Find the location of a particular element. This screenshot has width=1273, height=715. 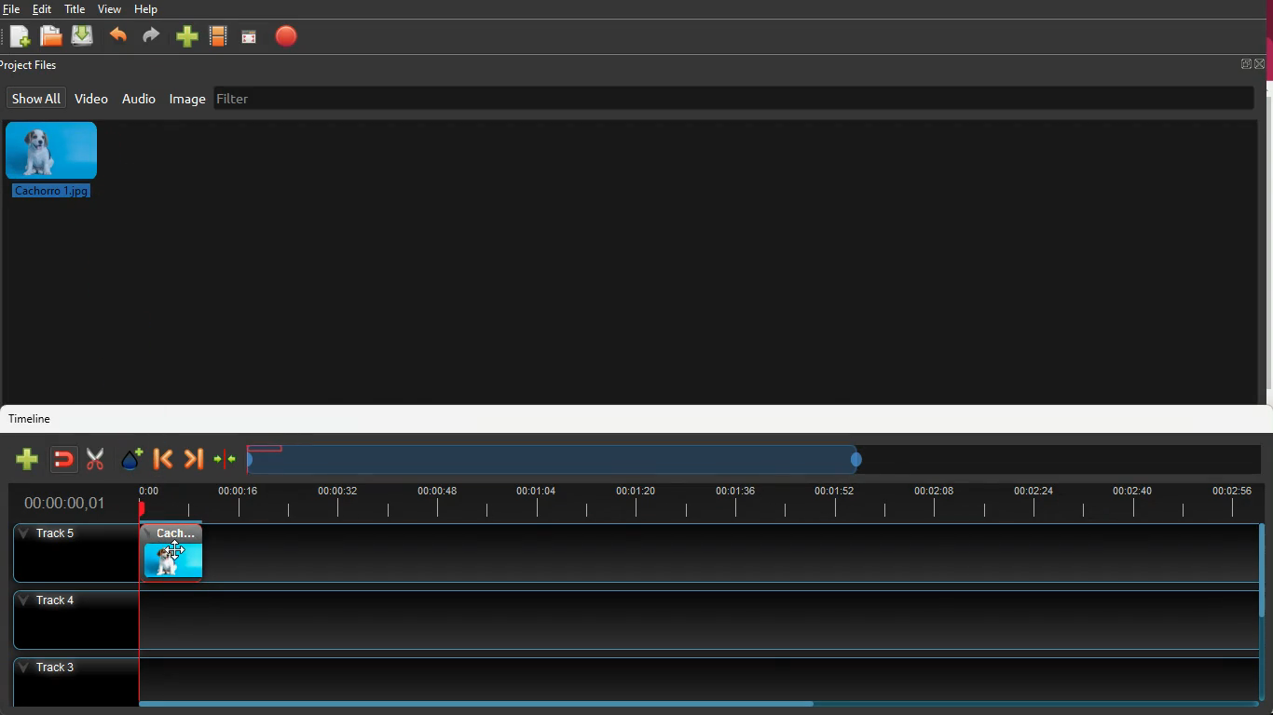

open is located at coordinates (51, 37).